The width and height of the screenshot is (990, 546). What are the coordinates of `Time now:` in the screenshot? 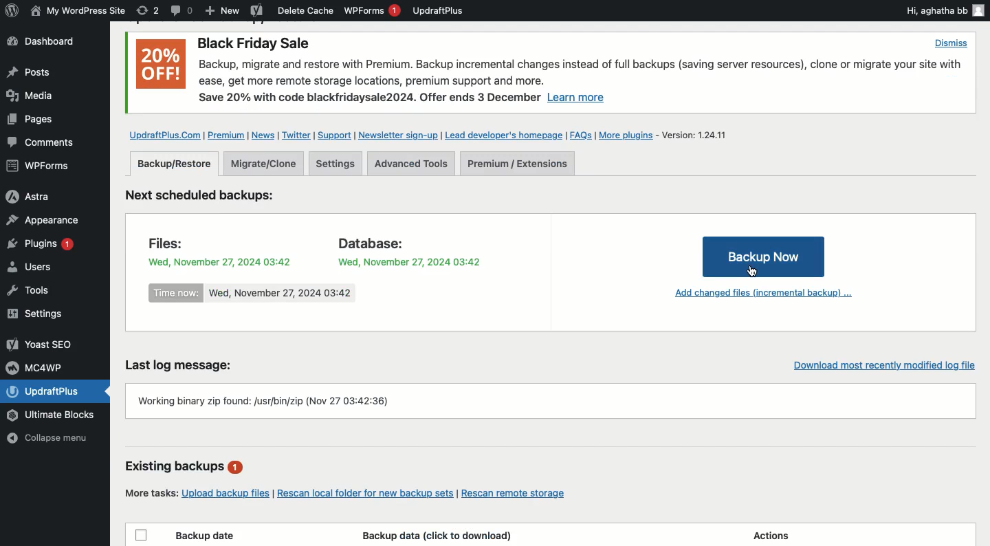 It's located at (177, 293).